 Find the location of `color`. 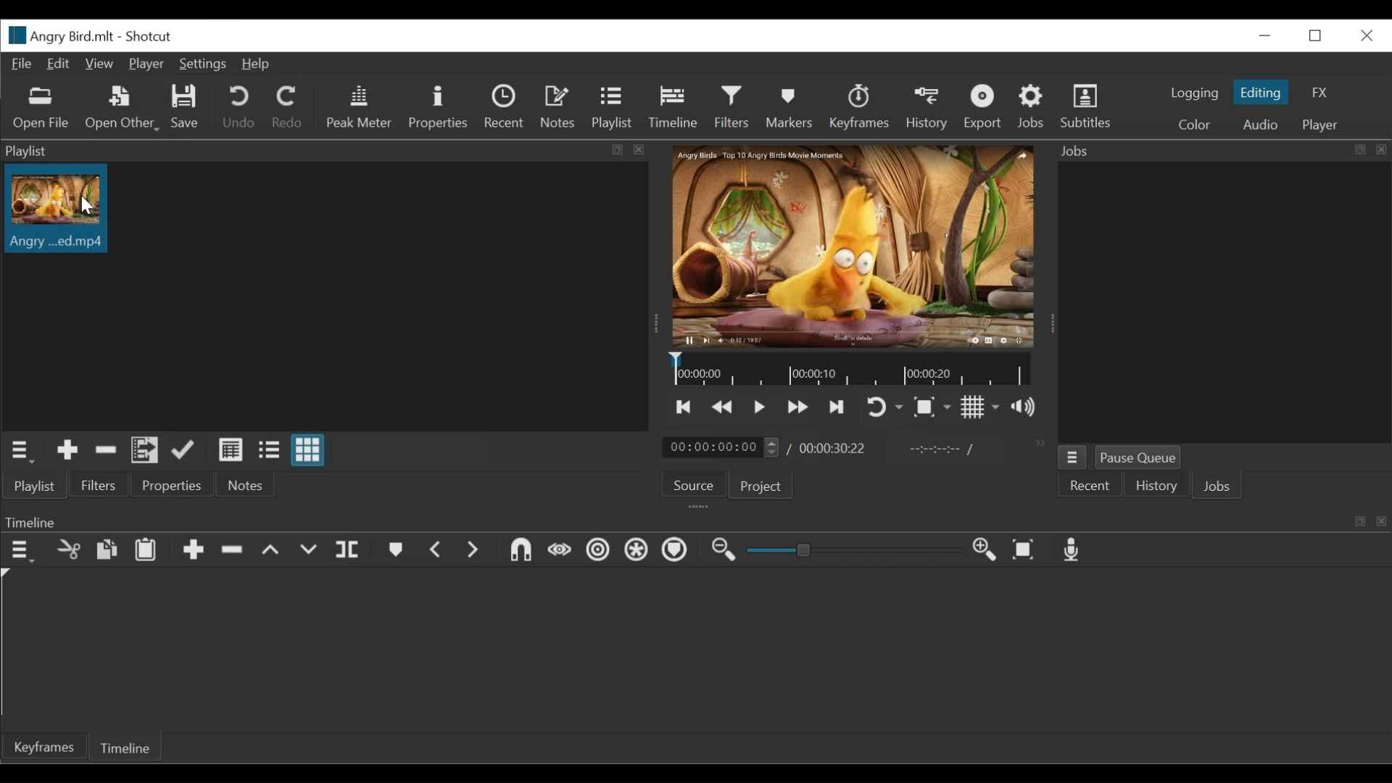

color is located at coordinates (1193, 125).